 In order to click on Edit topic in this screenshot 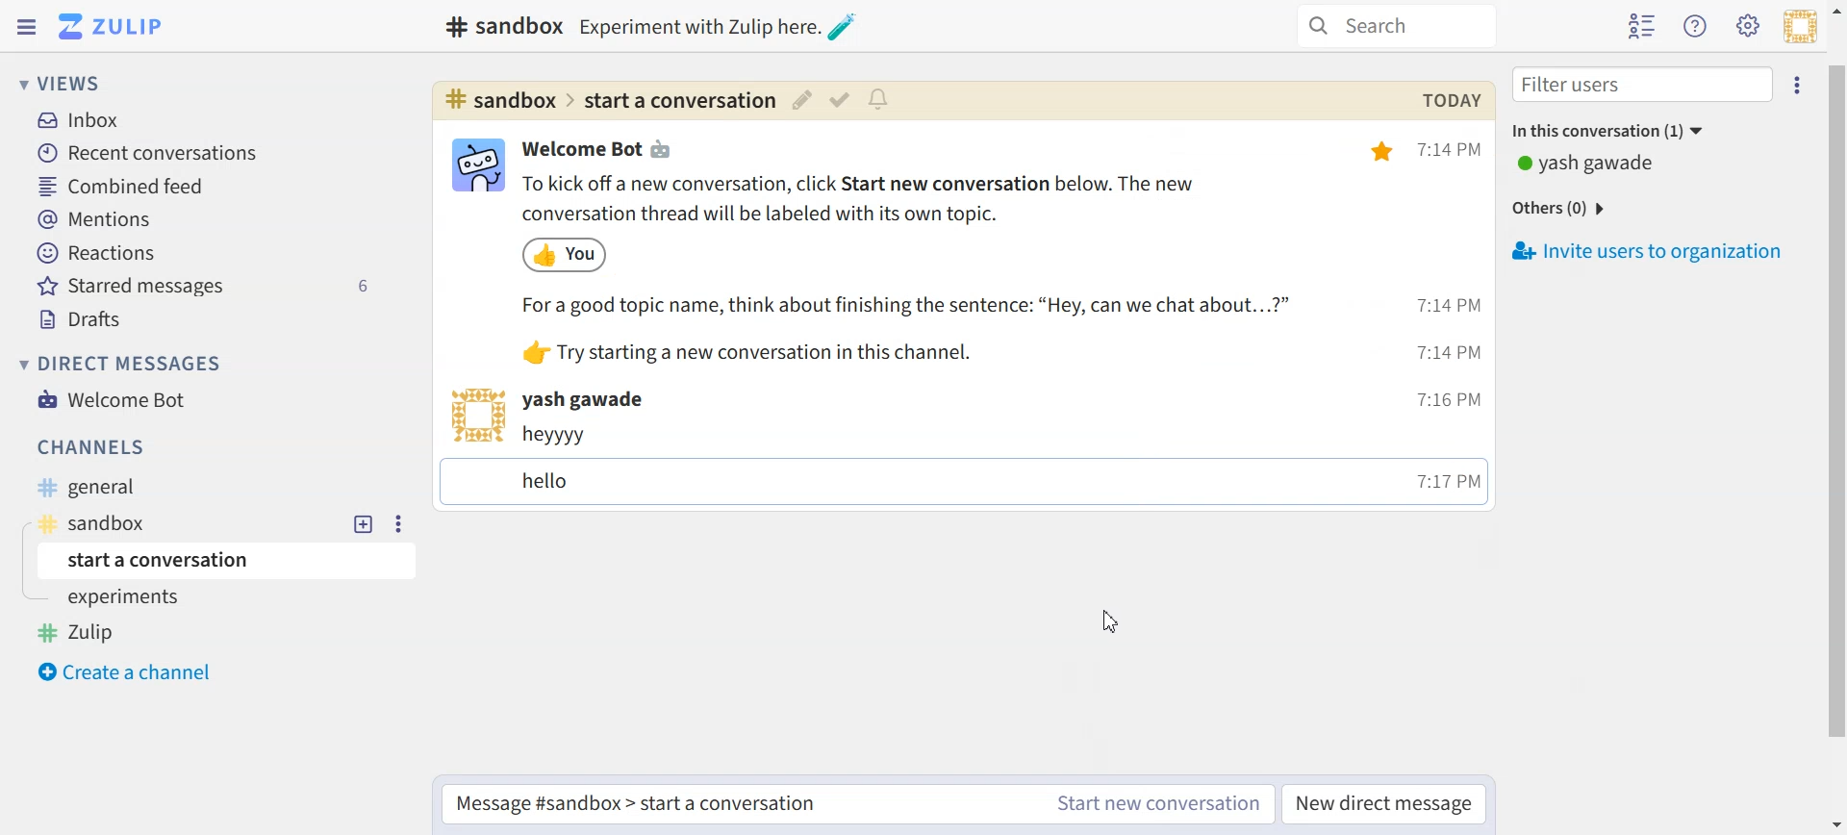, I will do `click(800, 99)`.